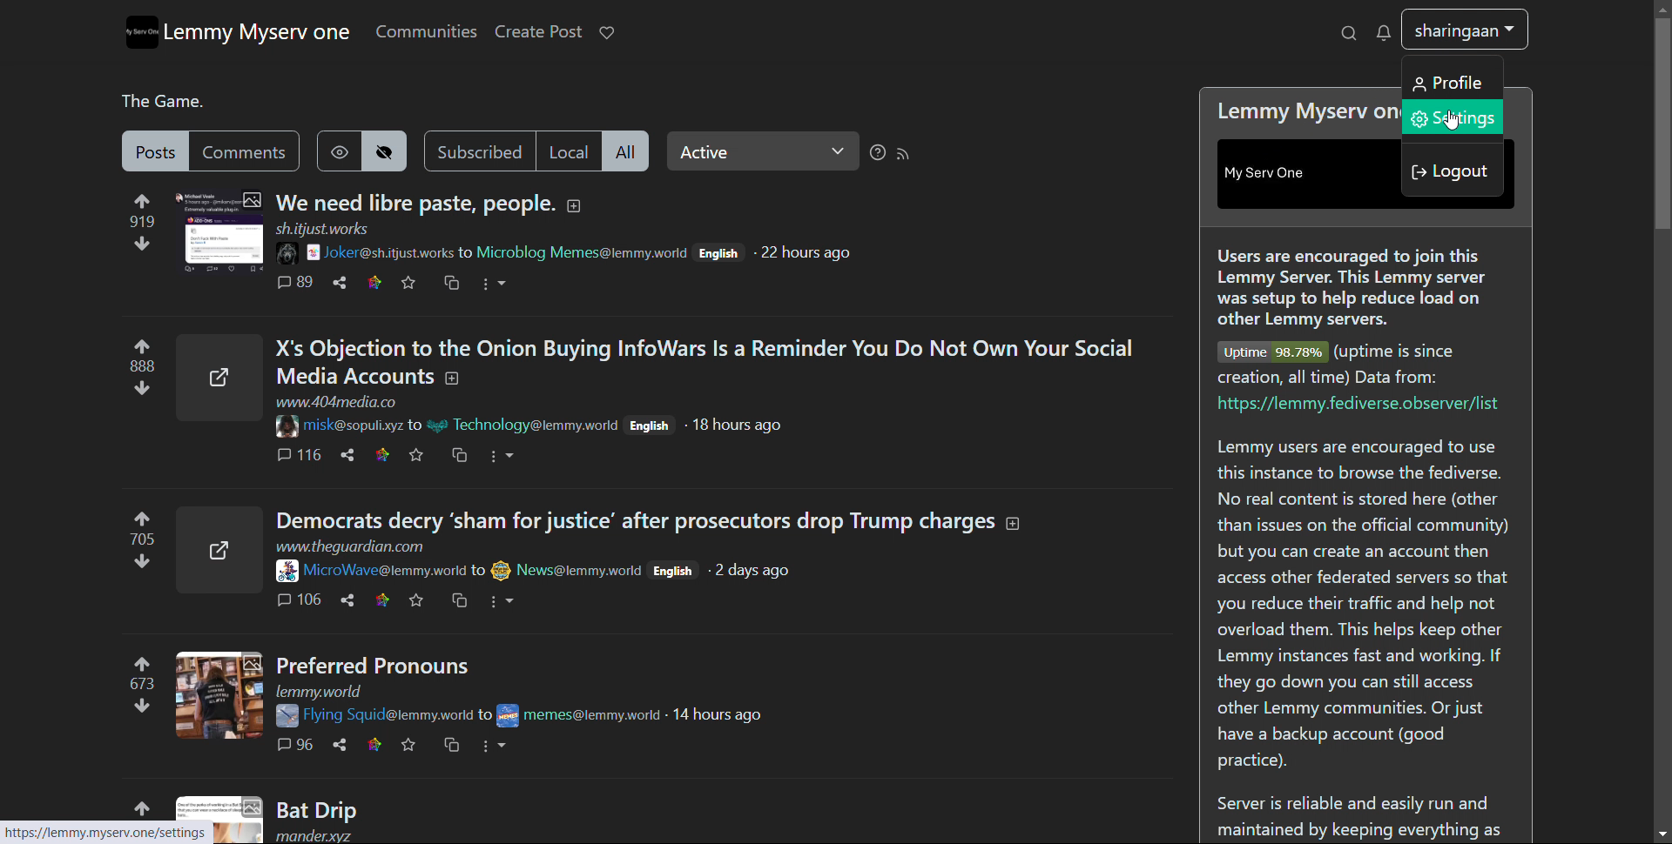  I want to click on scroll down, so click(1662, 834).